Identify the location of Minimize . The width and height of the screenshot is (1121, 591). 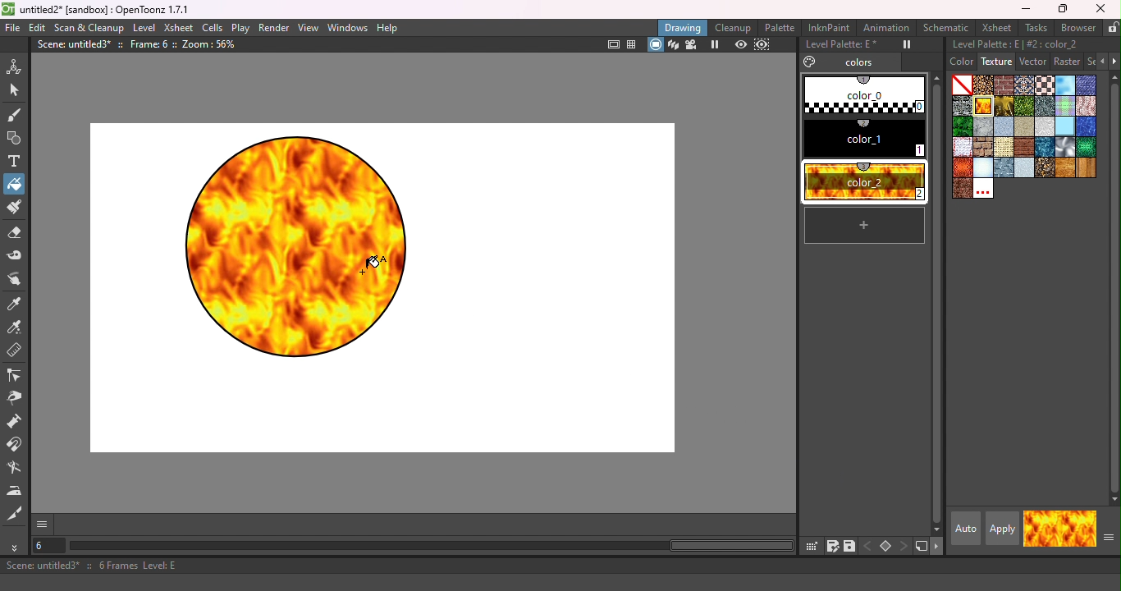
(1023, 8).